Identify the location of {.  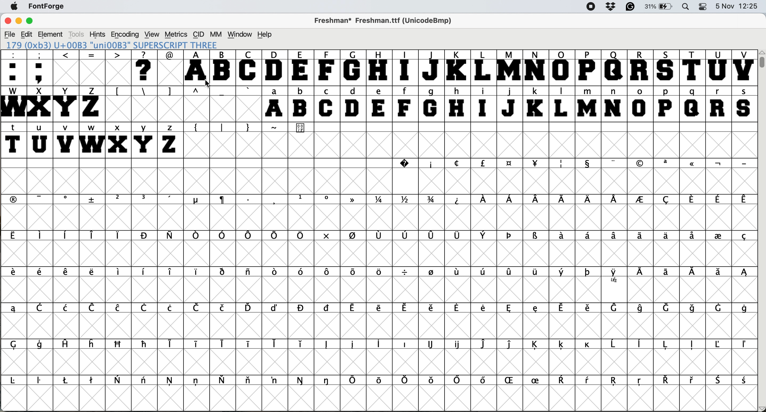
(197, 128).